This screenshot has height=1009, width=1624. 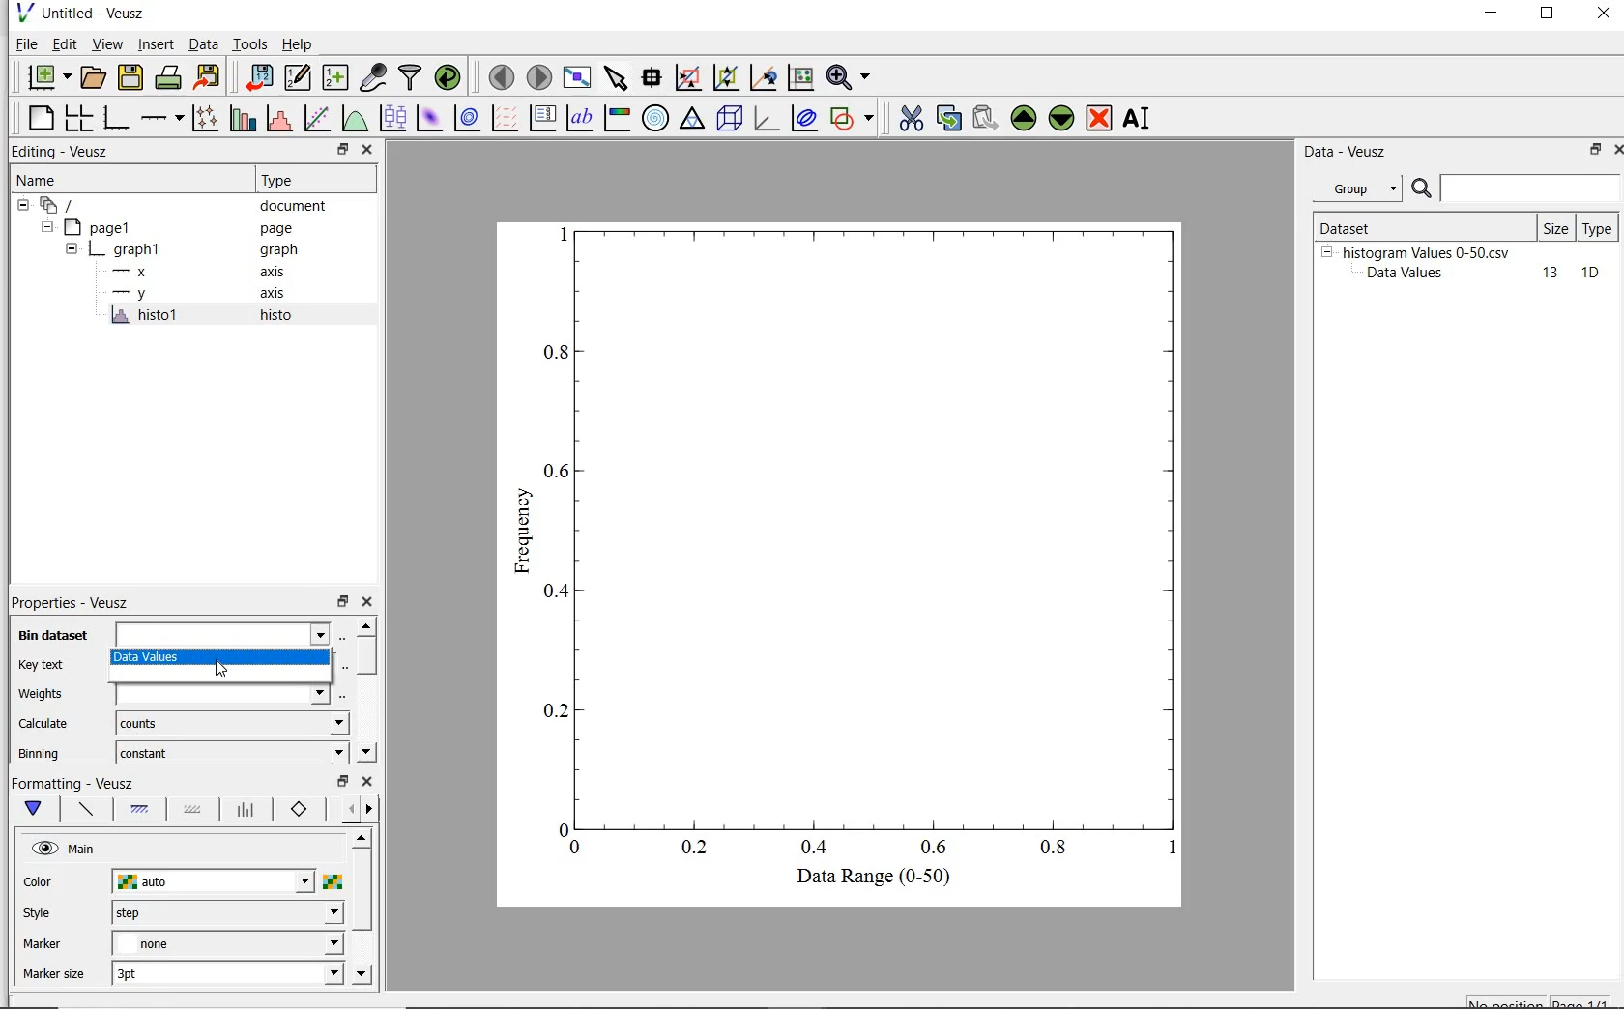 What do you see at coordinates (301, 44) in the screenshot?
I see `help` at bounding box center [301, 44].